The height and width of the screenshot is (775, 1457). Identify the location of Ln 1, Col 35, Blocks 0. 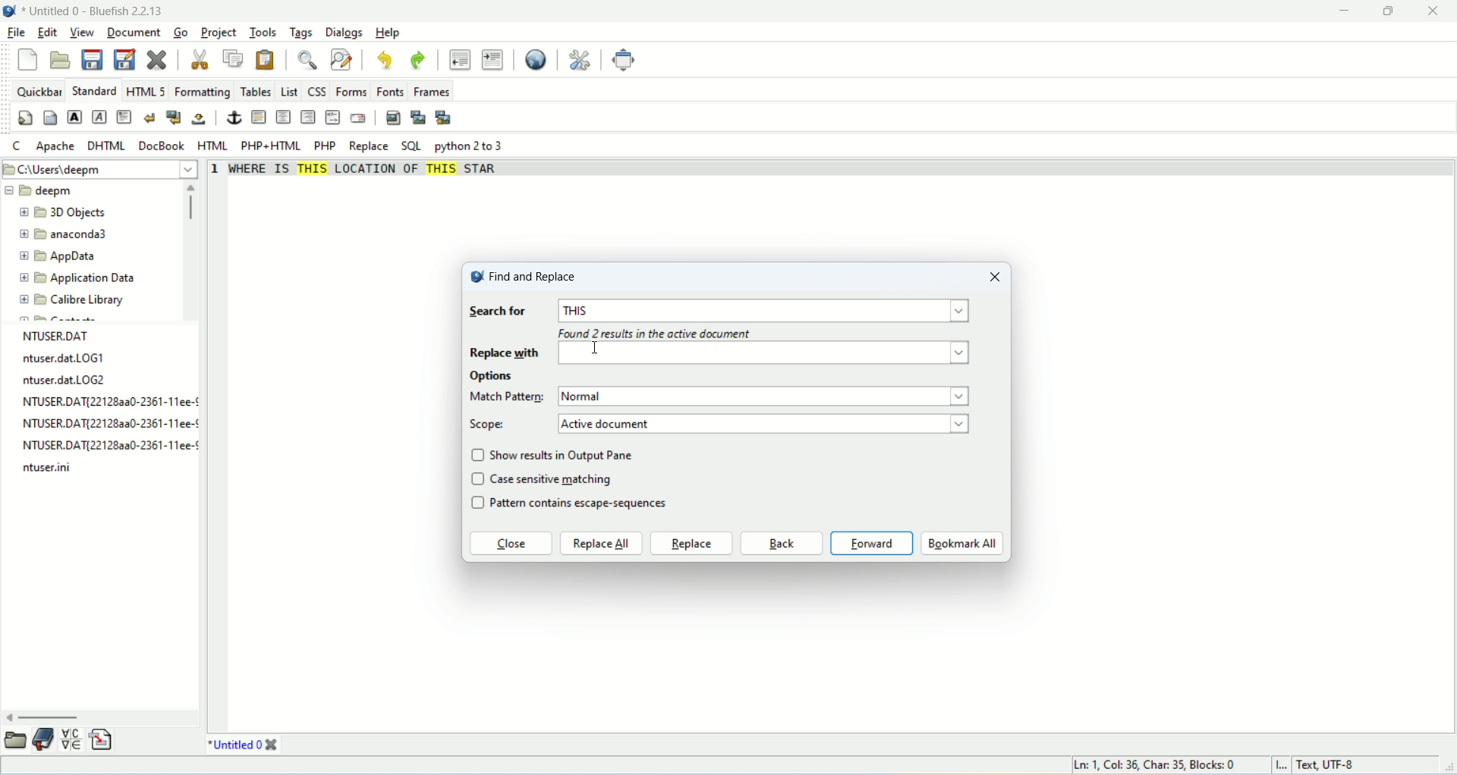
(1163, 765).